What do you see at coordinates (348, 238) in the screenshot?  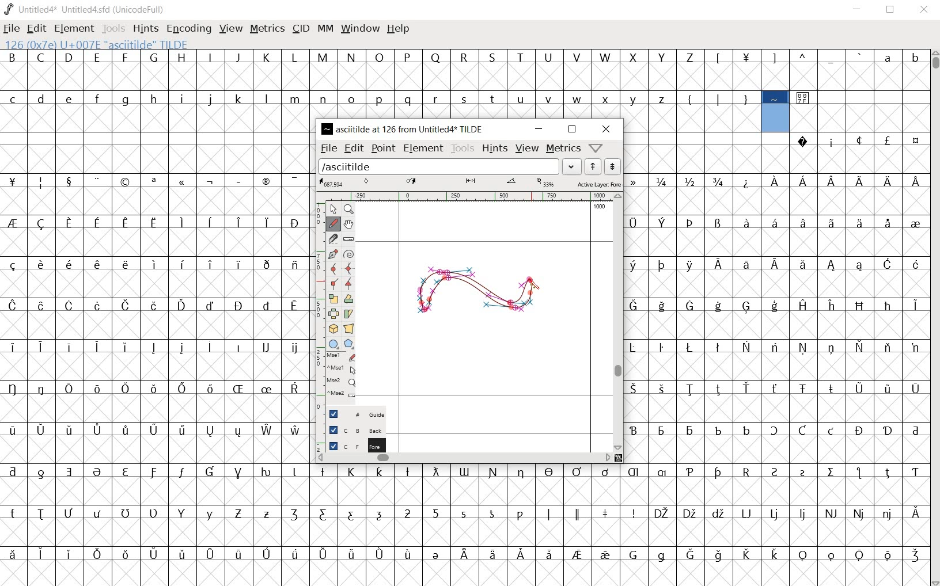 I see `measure a distance, angle between points` at bounding box center [348, 238].